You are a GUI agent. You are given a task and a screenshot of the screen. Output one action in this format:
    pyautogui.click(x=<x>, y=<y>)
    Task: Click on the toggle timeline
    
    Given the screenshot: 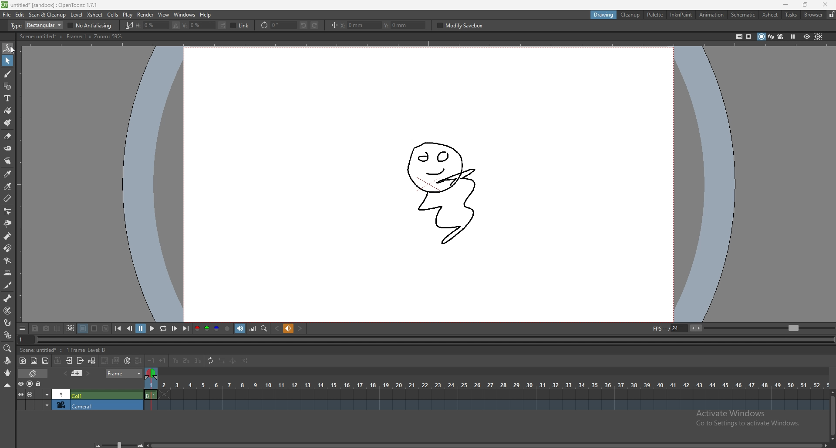 What is the action you would take?
    pyautogui.click(x=33, y=373)
    